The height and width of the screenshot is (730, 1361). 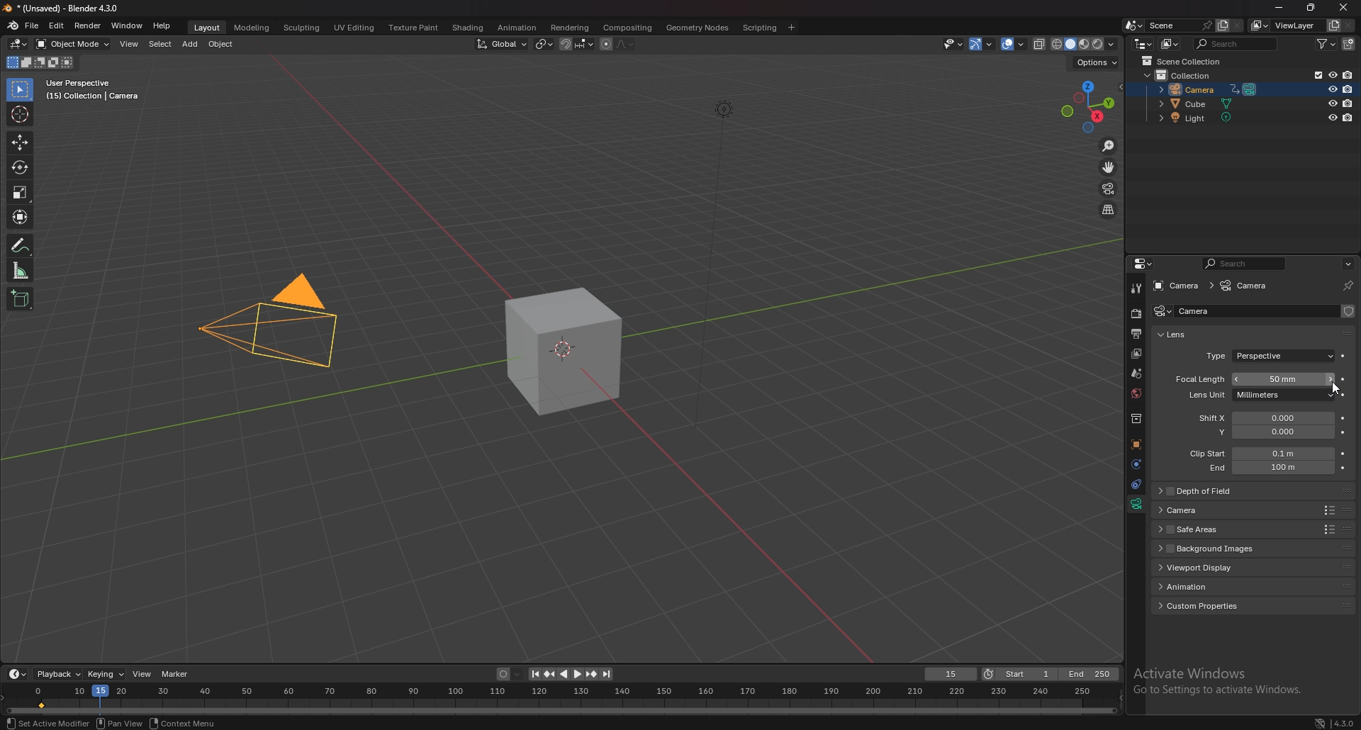 What do you see at coordinates (1137, 394) in the screenshot?
I see `world` at bounding box center [1137, 394].